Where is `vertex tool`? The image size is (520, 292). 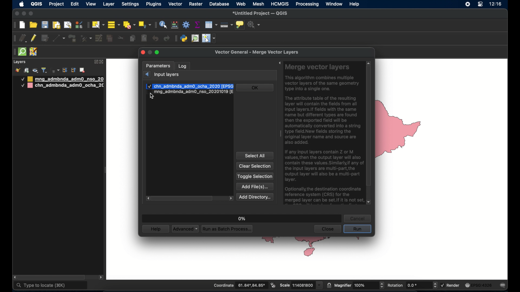 vertex tool is located at coordinates (86, 38).